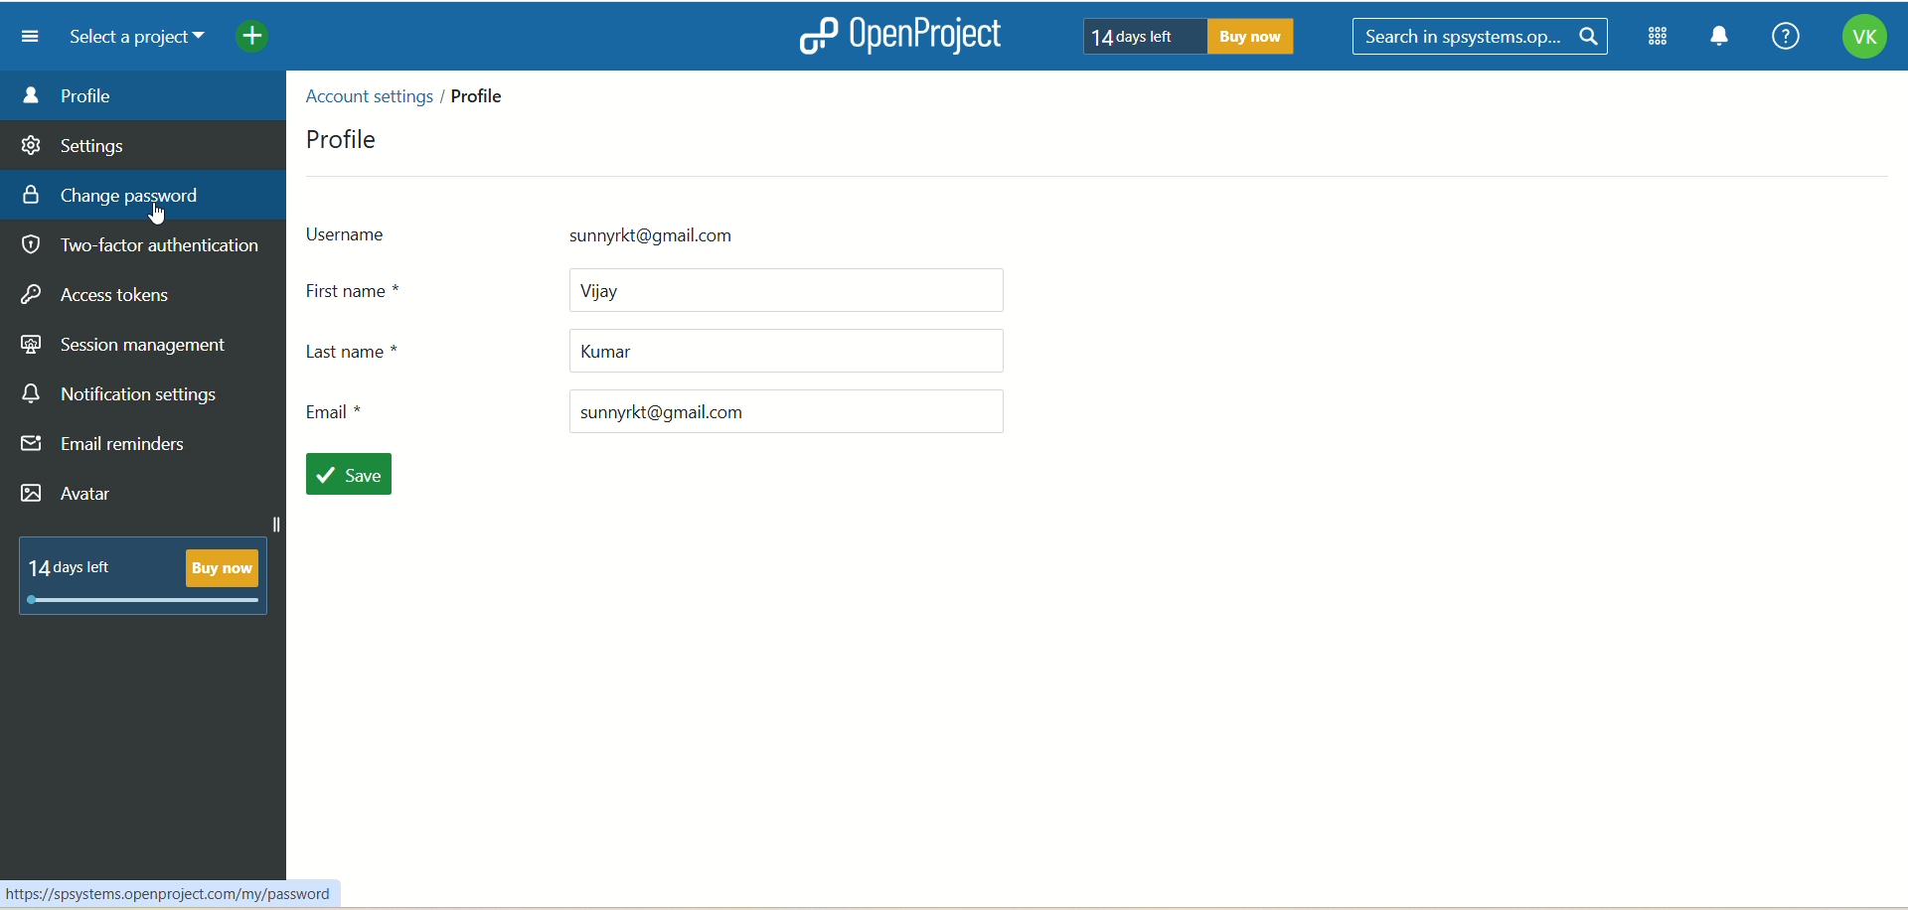  I want to click on email reminders, so click(109, 448).